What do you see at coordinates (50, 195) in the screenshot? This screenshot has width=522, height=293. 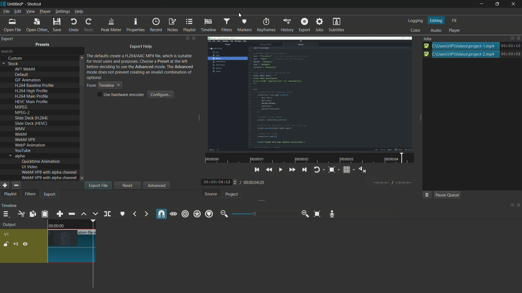 I see `export` at bounding box center [50, 195].